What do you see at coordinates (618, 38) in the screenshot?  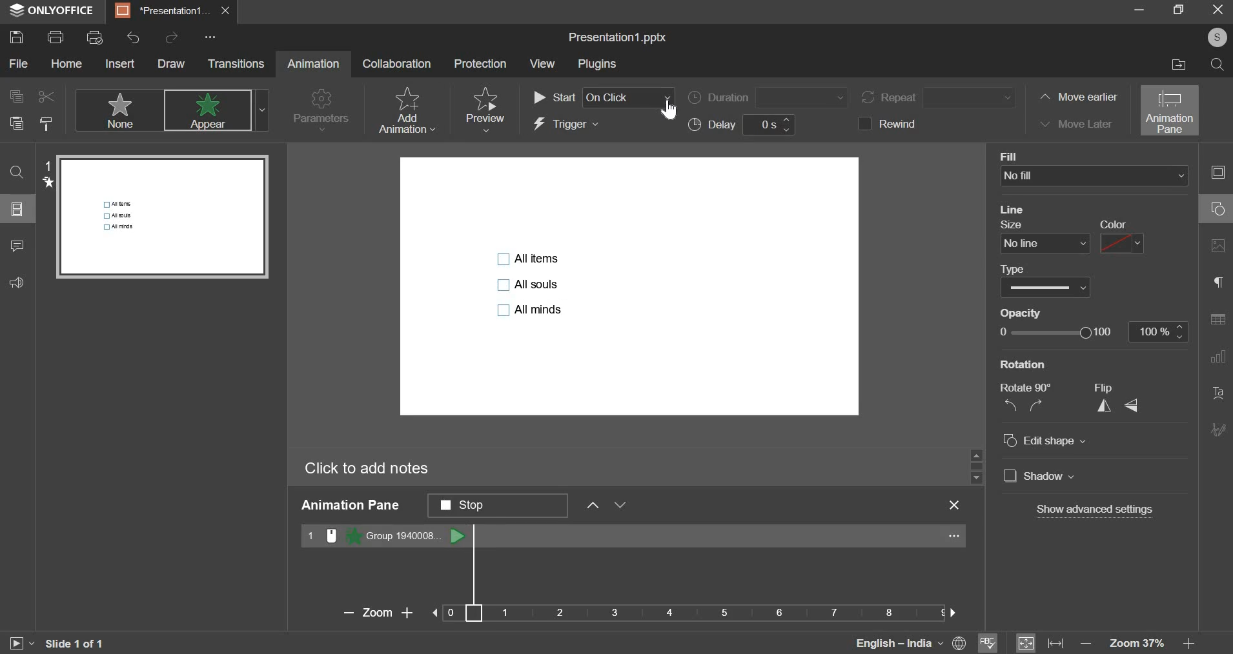 I see `file name` at bounding box center [618, 38].